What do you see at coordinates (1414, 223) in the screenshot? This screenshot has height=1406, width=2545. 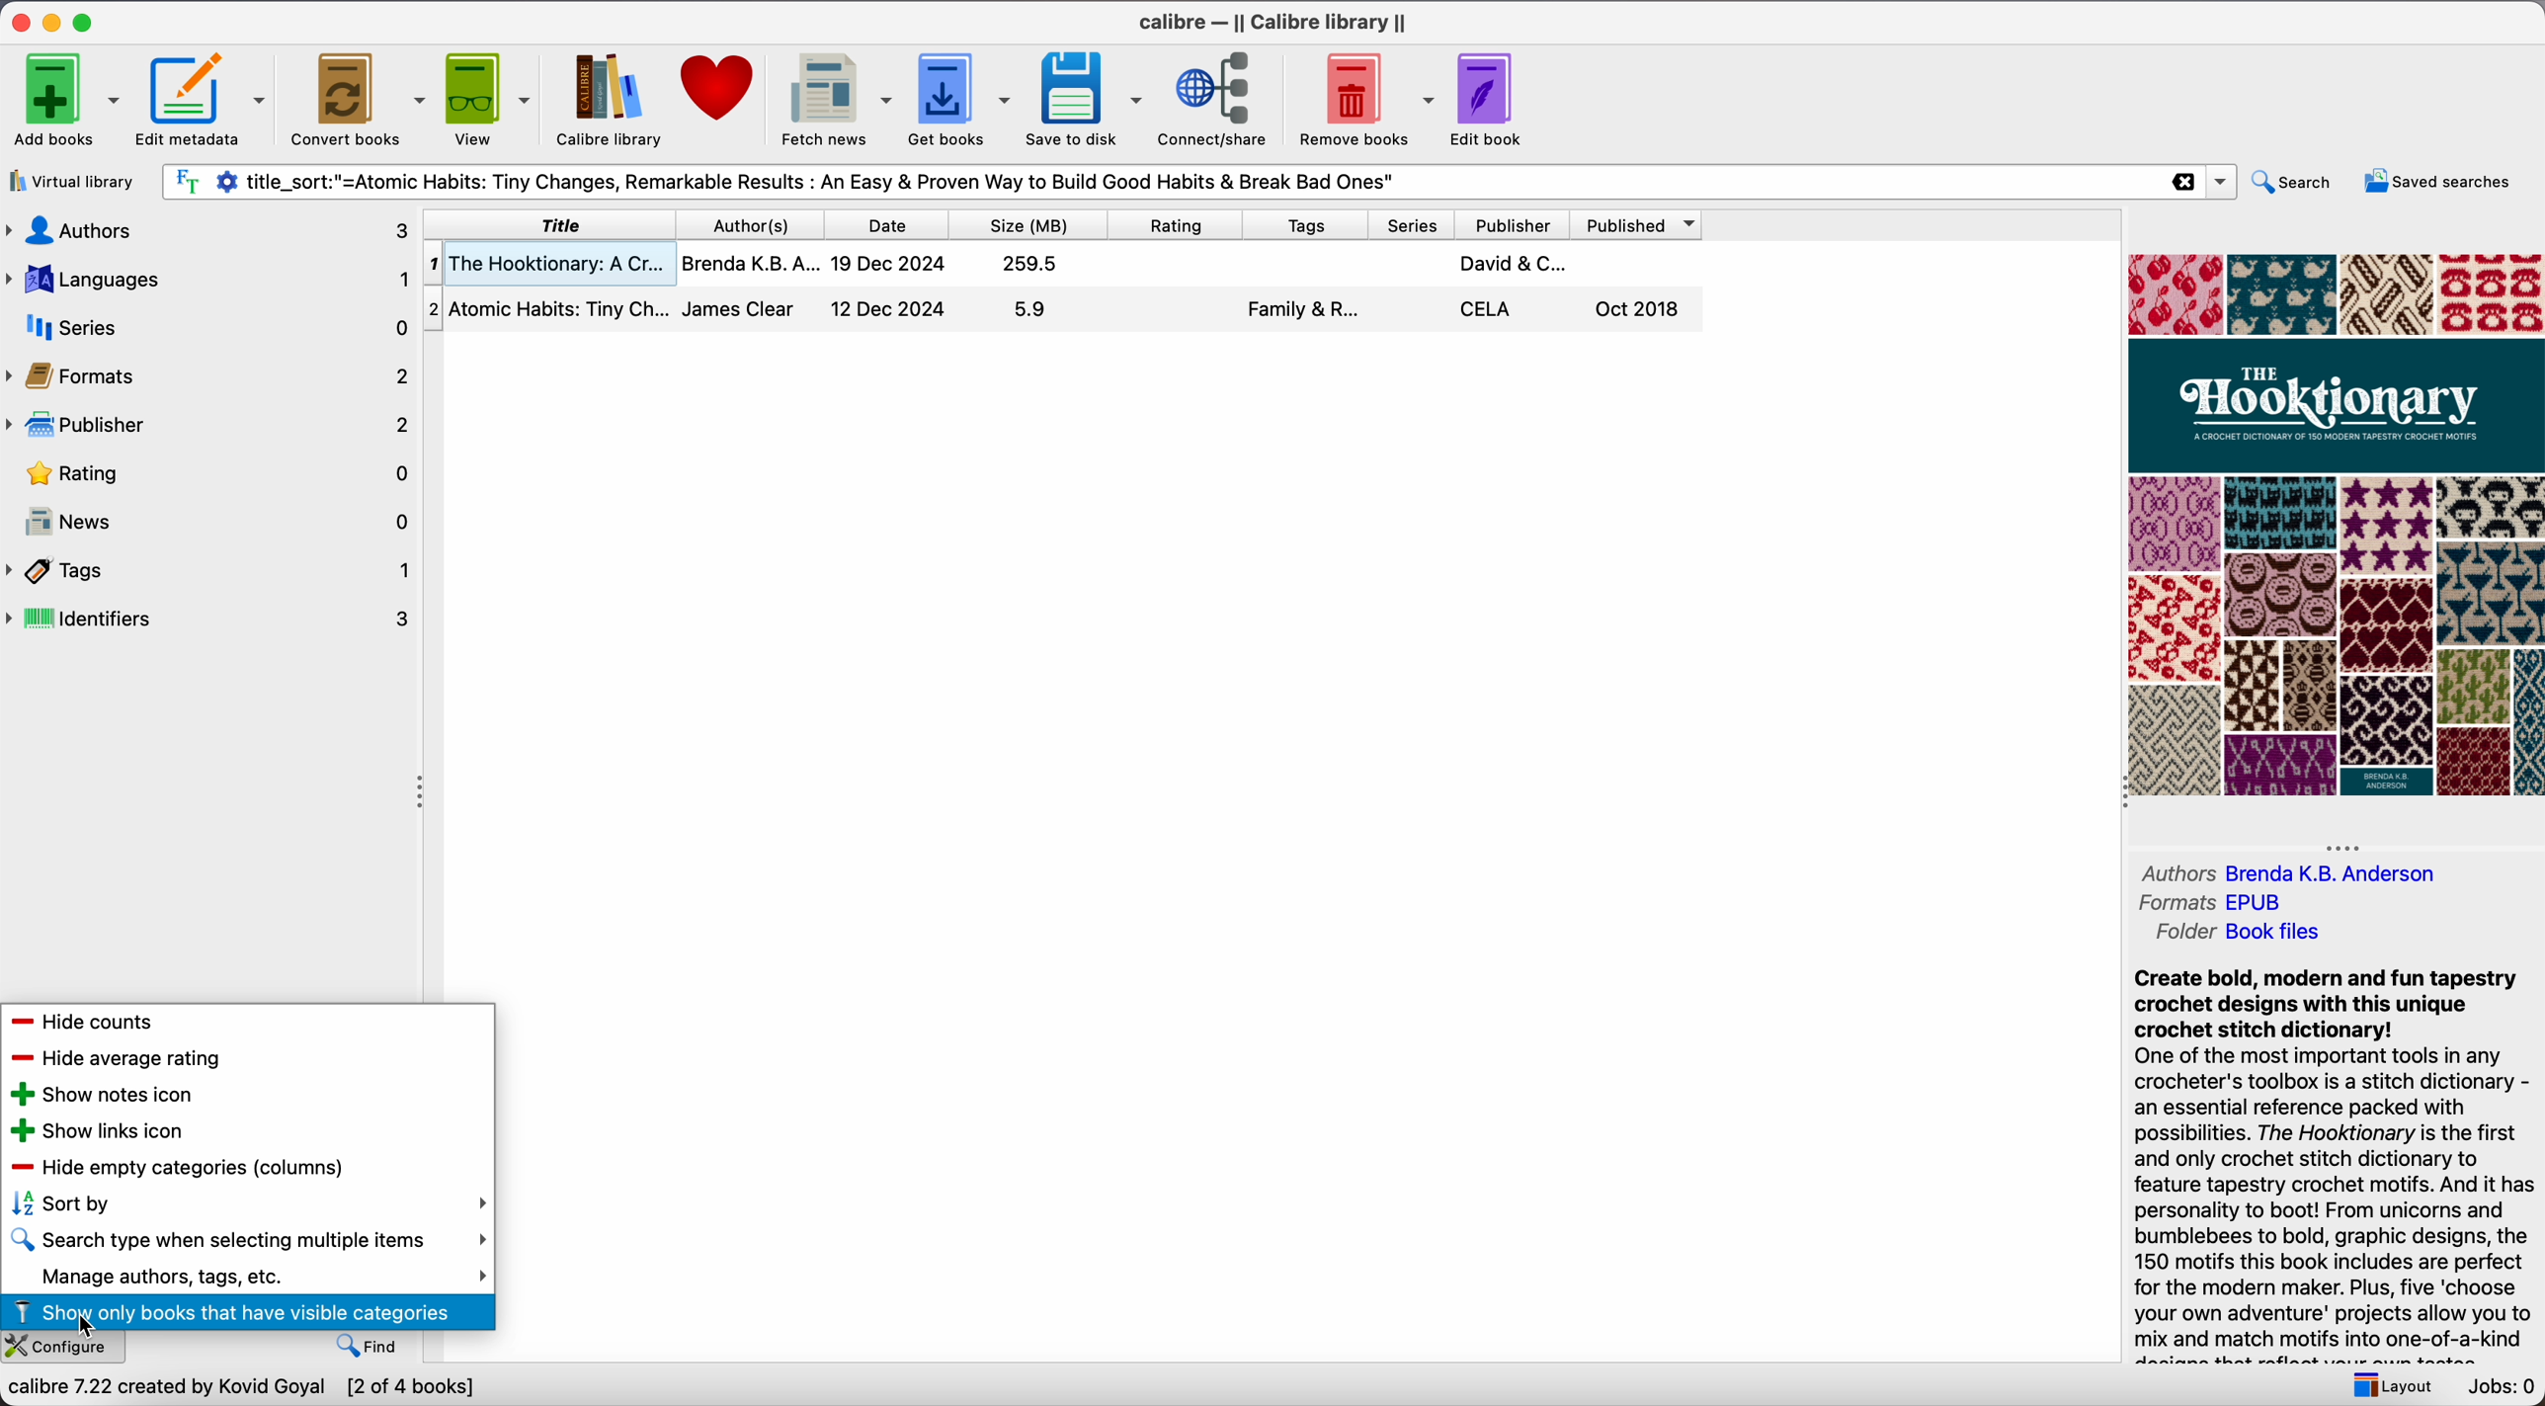 I see `series` at bounding box center [1414, 223].